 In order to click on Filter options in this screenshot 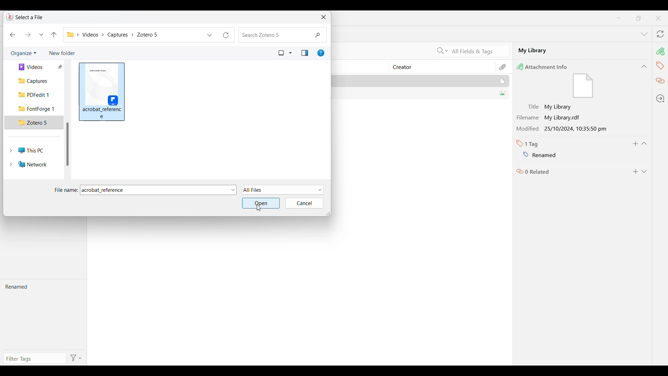, I will do `click(76, 358)`.